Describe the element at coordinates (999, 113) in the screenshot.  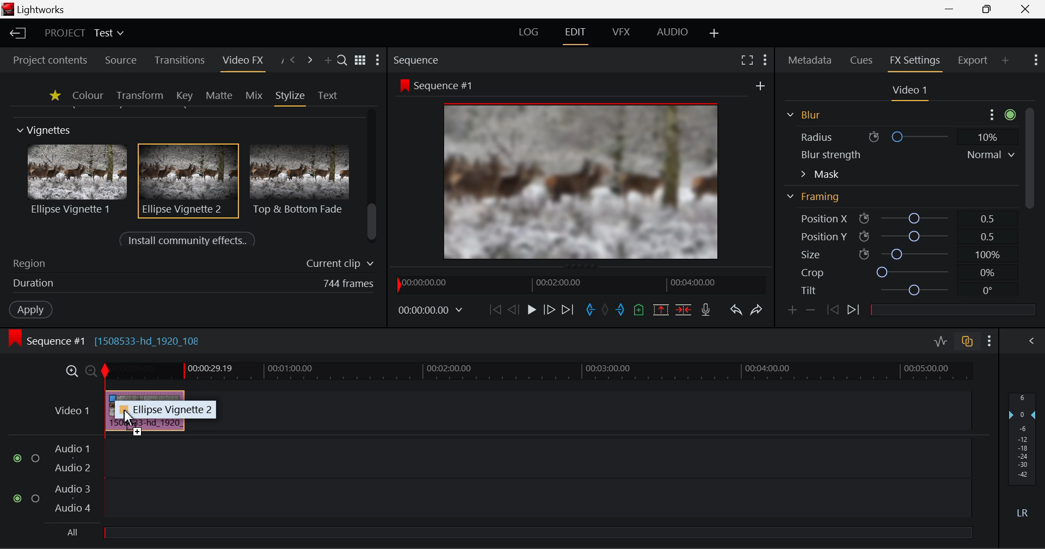
I see `more options` at that location.